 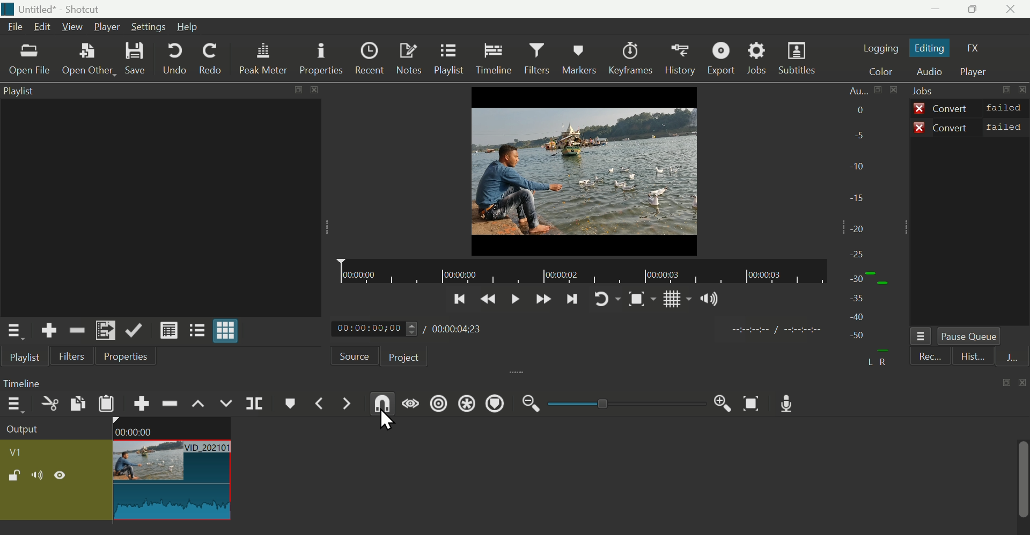 What do you see at coordinates (407, 60) in the screenshot?
I see `Notes` at bounding box center [407, 60].